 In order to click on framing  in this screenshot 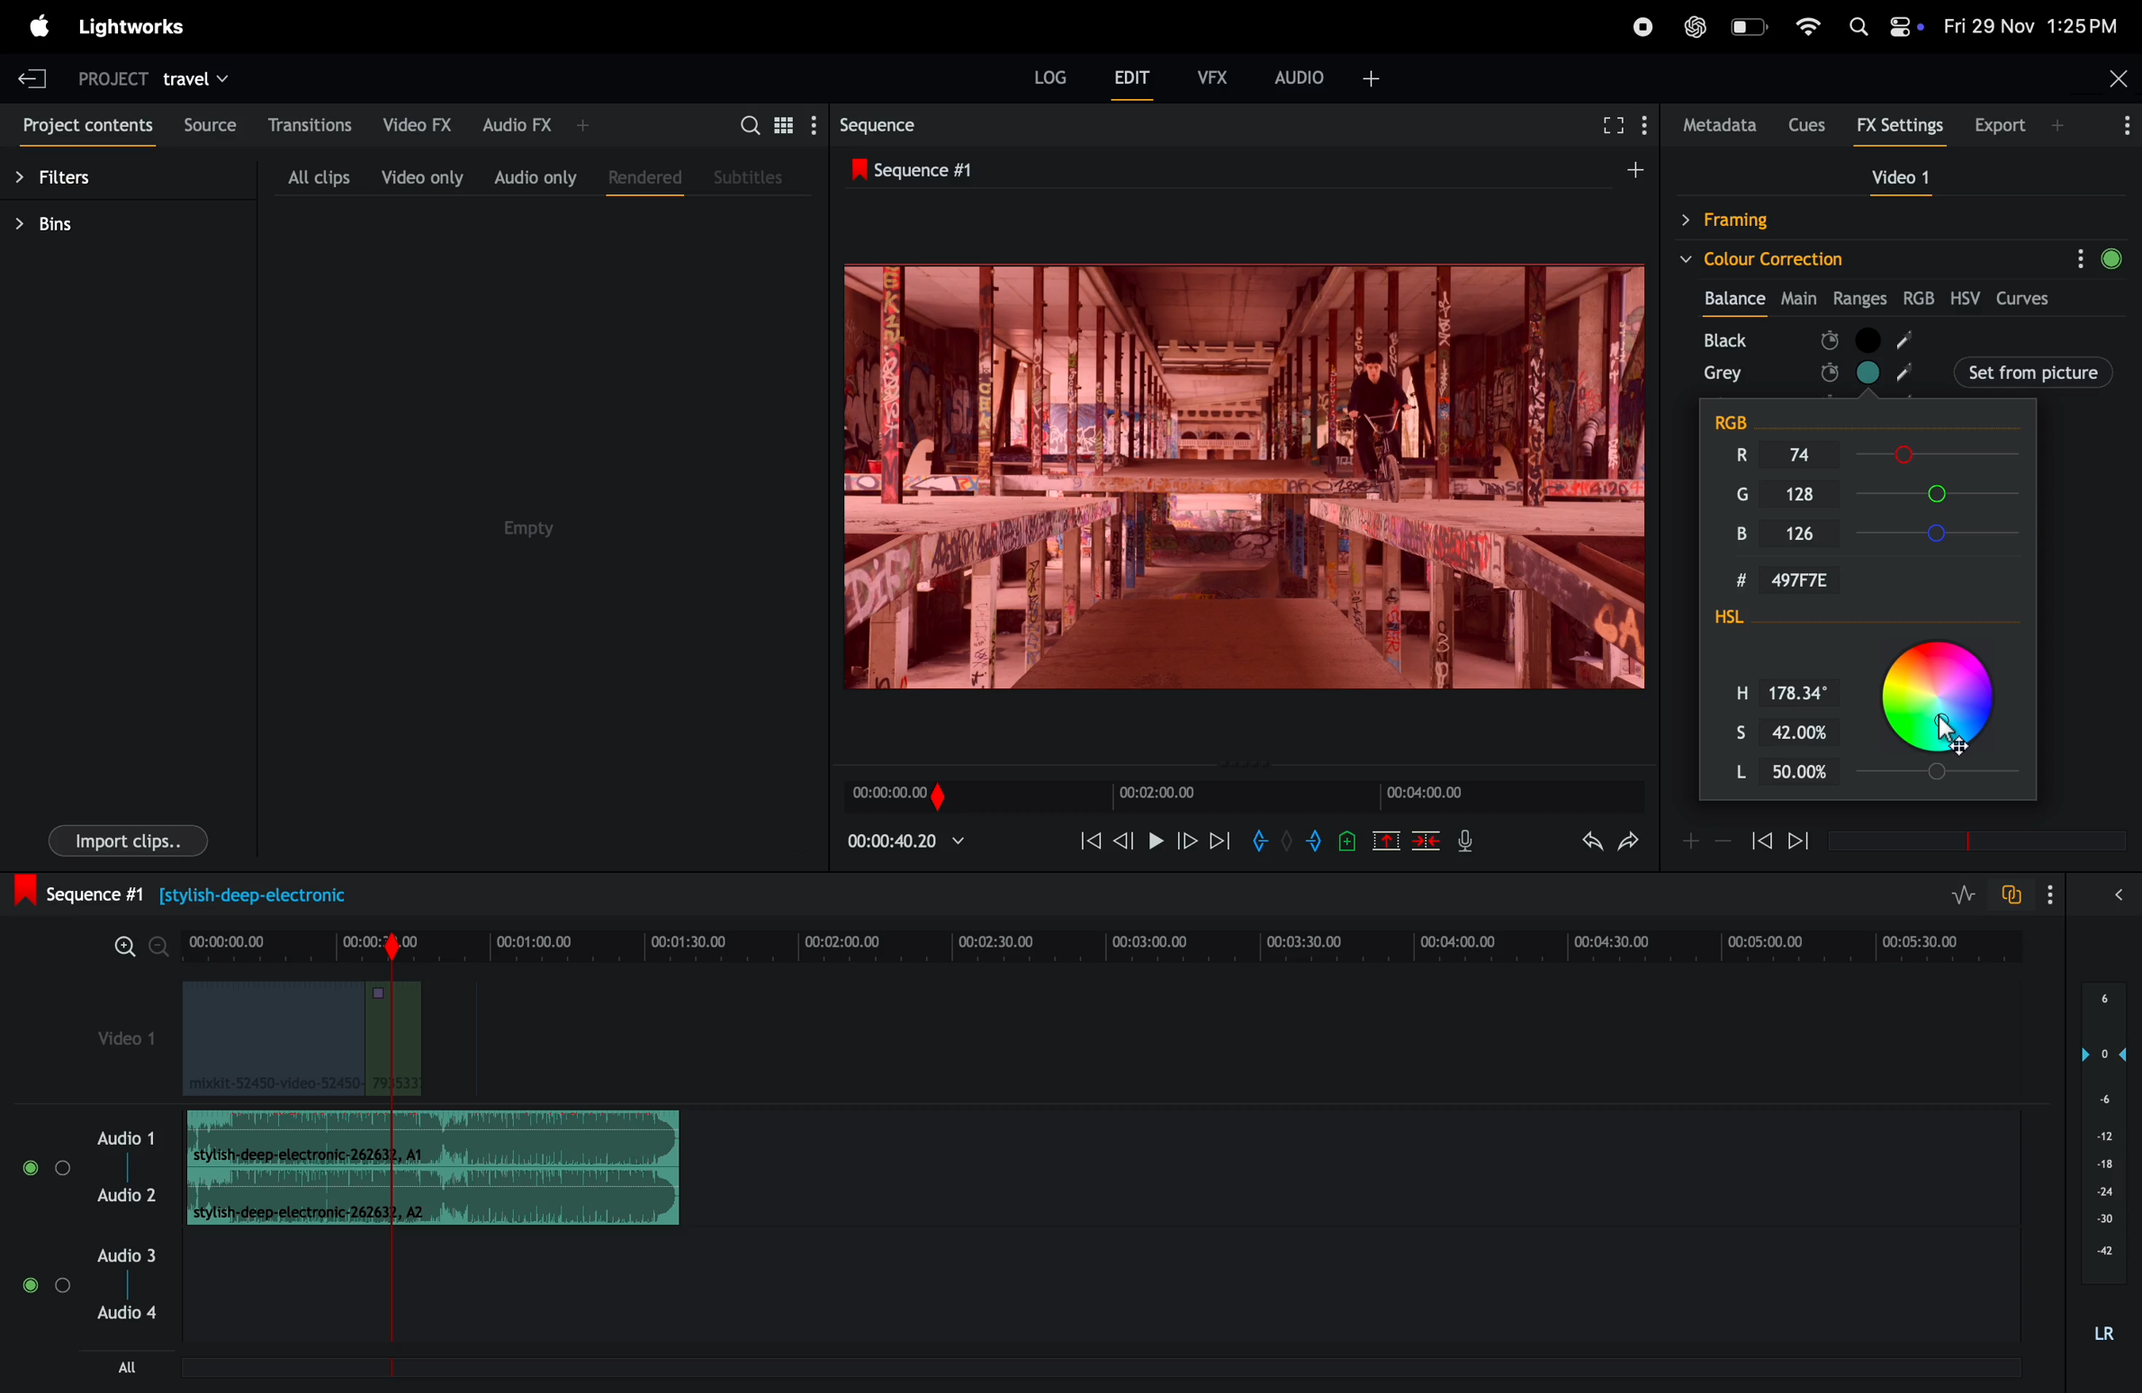, I will do `click(1814, 220)`.